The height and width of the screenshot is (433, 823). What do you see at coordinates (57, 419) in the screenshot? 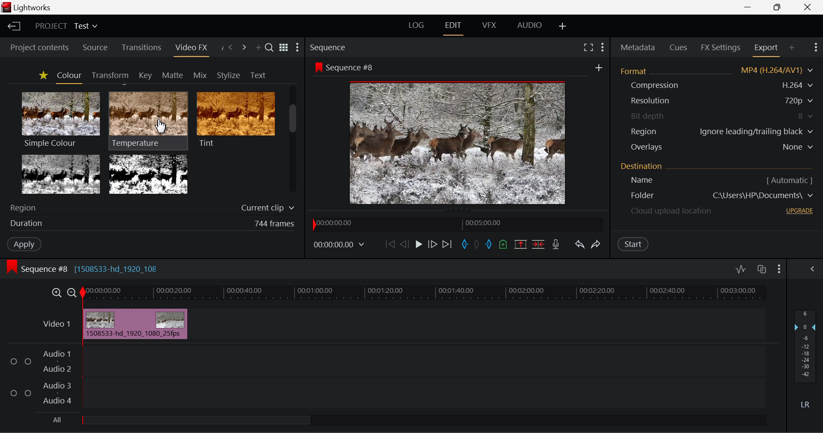
I see `All` at bounding box center [57, 419].